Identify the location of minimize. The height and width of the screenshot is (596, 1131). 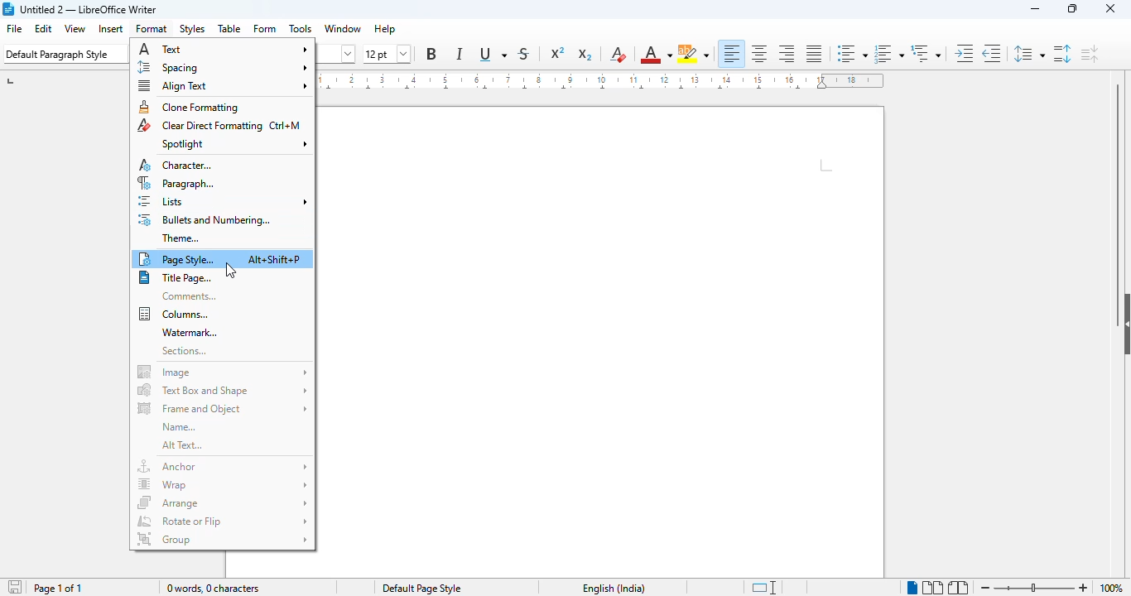
(1036, 9).